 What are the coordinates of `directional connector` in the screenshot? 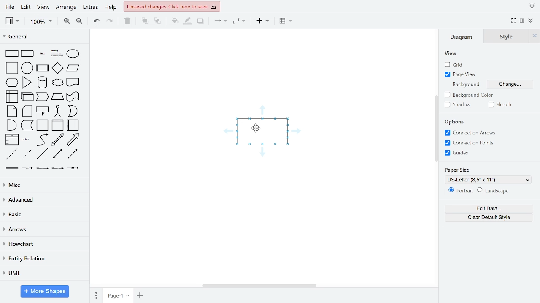 It's located at (72, 154).